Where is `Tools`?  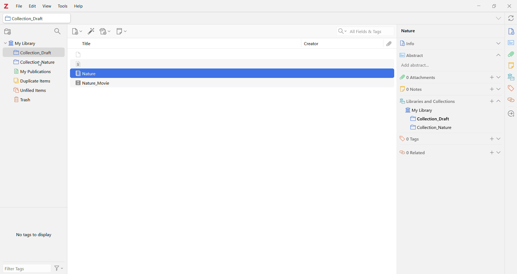
Tools is located at coordinates (63, 6).